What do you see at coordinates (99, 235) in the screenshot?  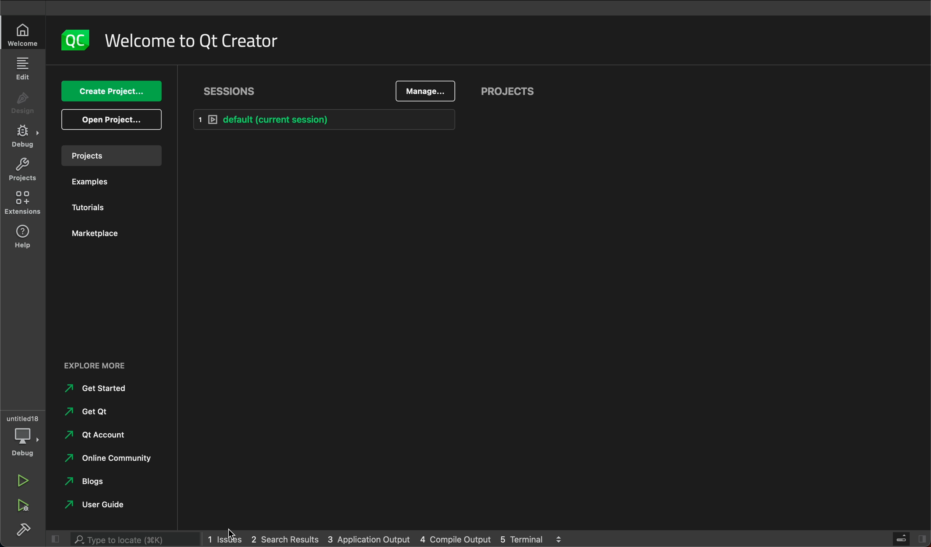 I see `marketplace` at bounding box center [99, 235].